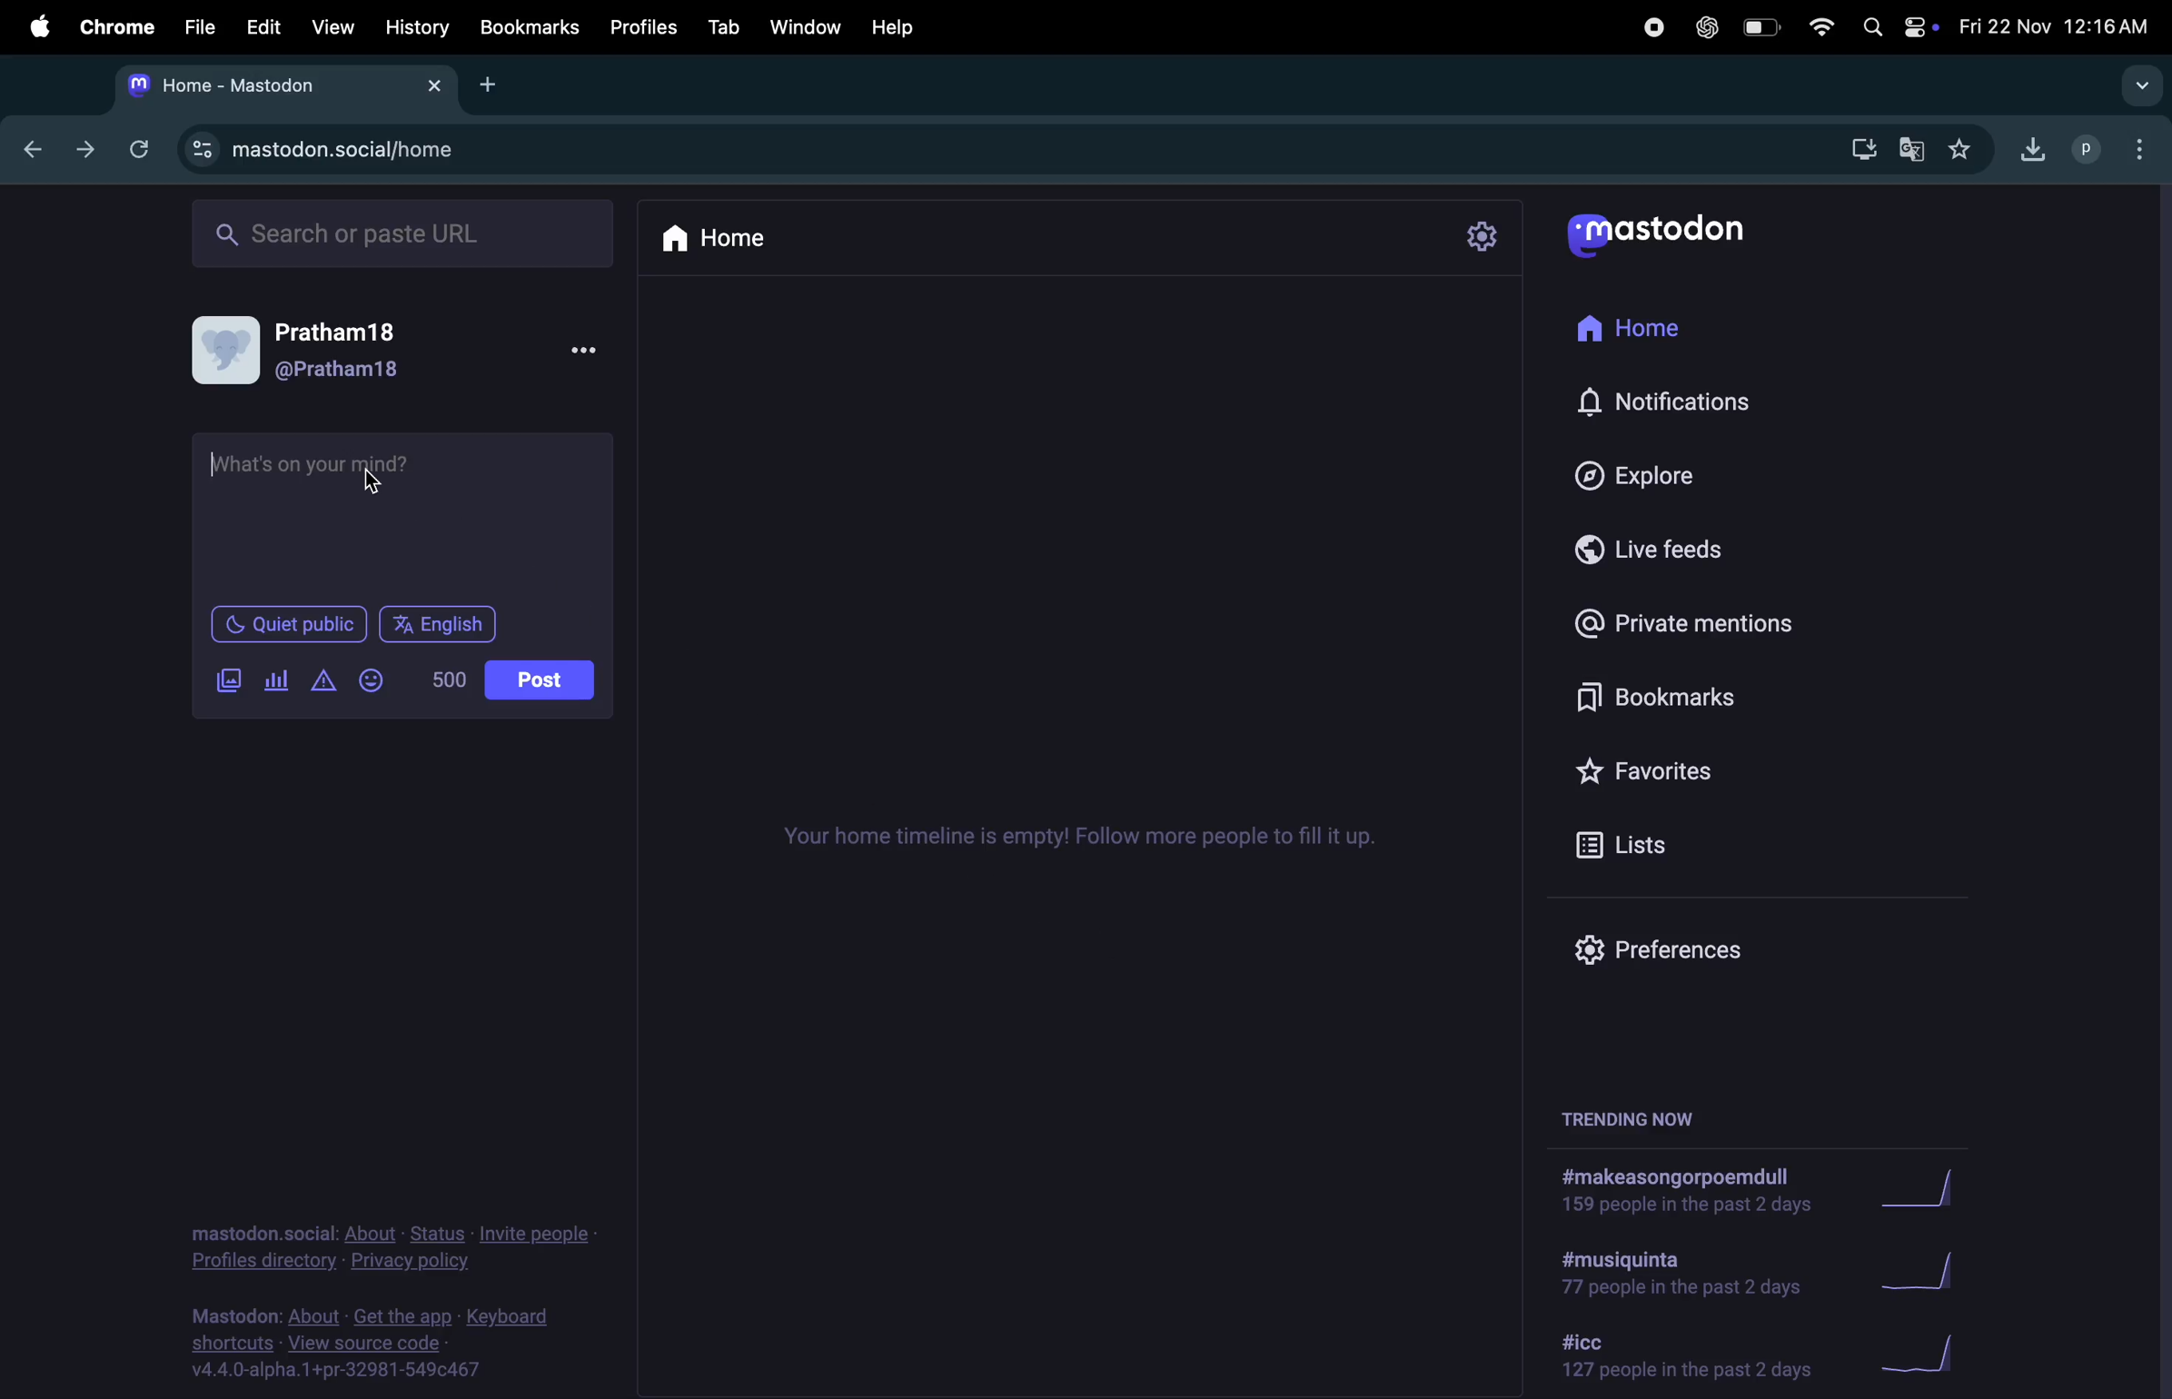 This screenshot has height=1399, width=2172. I want to click on hash tag, so click(1682, 1274).